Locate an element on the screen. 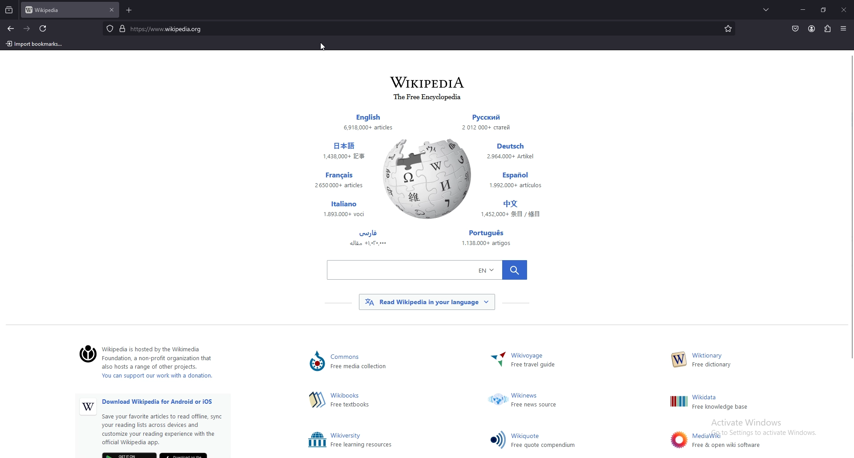 The height and width of the screenshot is (458, 854).  is located at coordinates (339, 151).